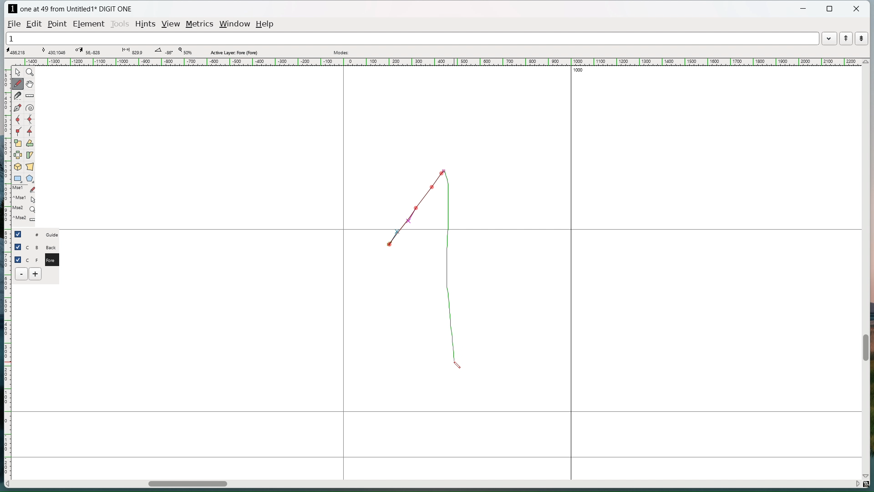 This screenshot has height=492, width=874. Describe the element at coordinates (18, 108) in the screenshot. I see `add a point then drag out its control points` at that location.